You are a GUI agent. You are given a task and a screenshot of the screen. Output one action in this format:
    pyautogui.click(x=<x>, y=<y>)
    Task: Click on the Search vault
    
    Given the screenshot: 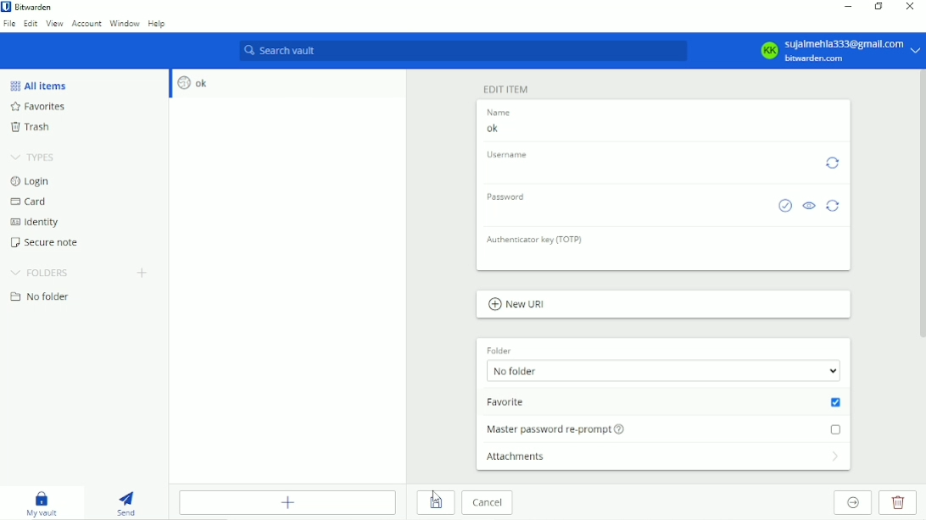 What is the action you would take?
    pyautogui.click(x=460, y=52)
    